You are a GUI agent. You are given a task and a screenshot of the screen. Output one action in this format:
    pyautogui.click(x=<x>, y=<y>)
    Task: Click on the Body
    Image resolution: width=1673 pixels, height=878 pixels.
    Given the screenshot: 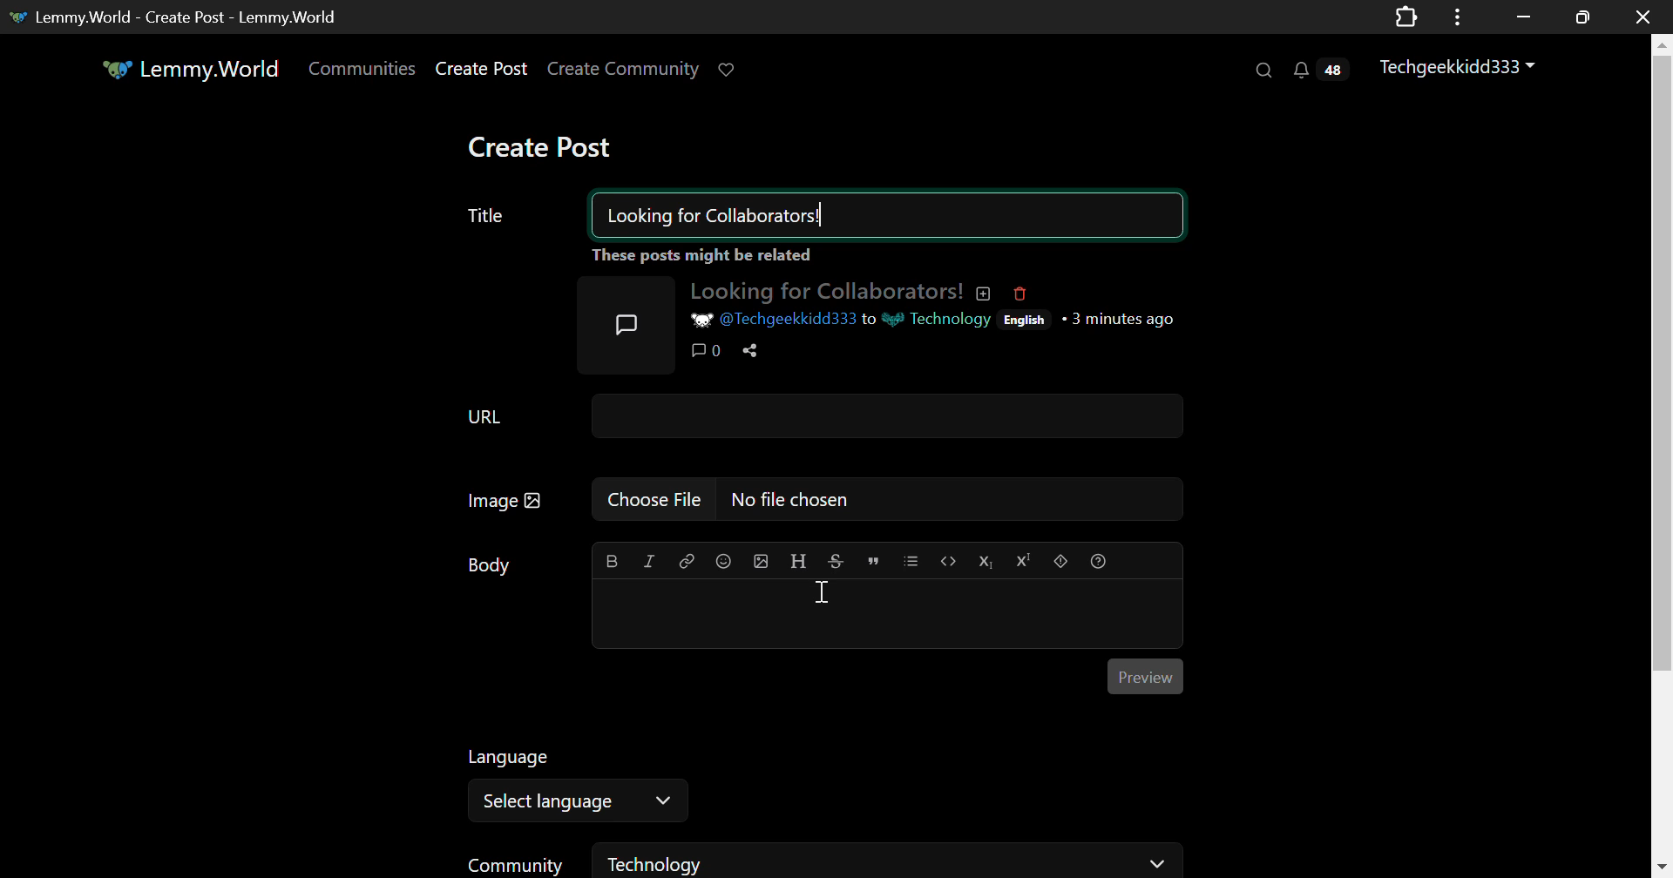 What is the action you would take?
    pyautogui.click(x=492, y=575)
    